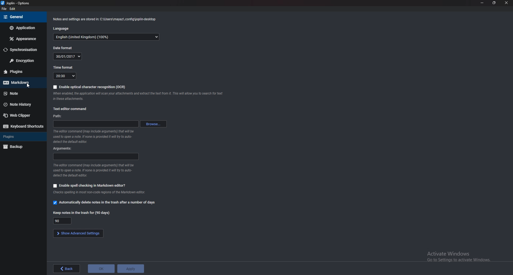 The width and height of the screenshot is (513, 275). What do you see at coordinates (21, 60) in the screenshot?
I see `encryption` at bounding box center [21, 60].